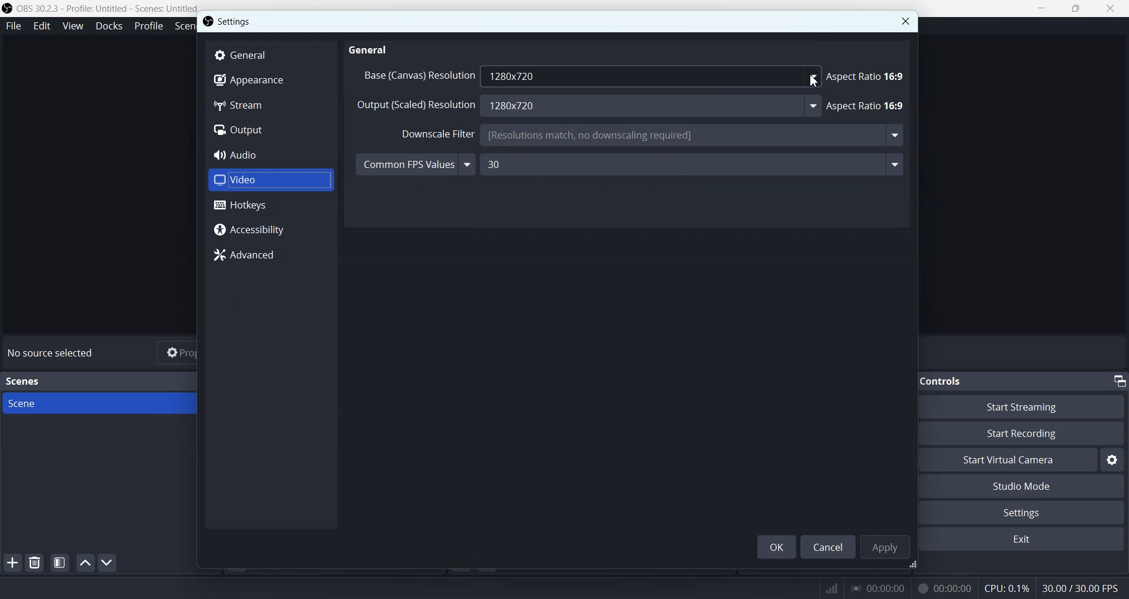  I want to click on View, so click(72, 25).